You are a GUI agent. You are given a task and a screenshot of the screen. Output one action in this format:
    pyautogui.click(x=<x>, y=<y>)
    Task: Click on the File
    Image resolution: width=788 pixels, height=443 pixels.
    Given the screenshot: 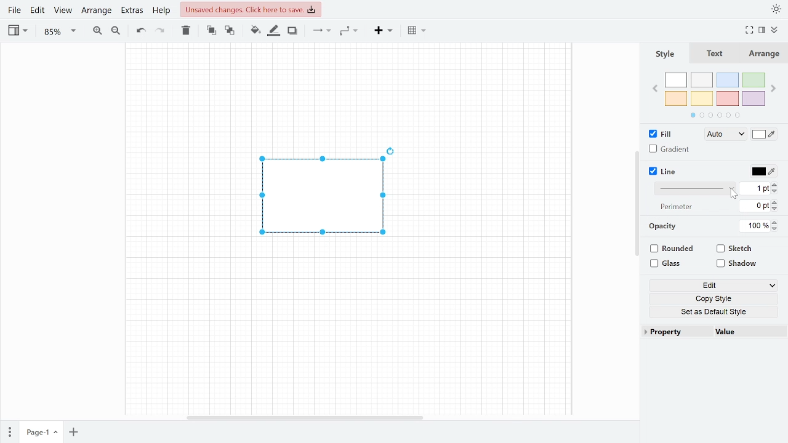 What is the action you would take?
    pyautogui.click(x=15, y=12)
    